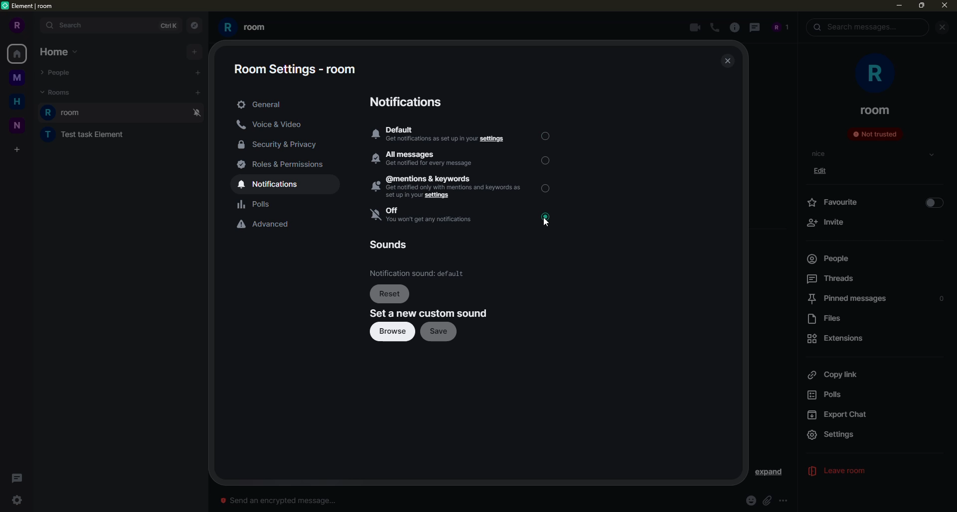  Describe the element at coordinates (6, 6) in the screenshot. I see `logo` at that location.